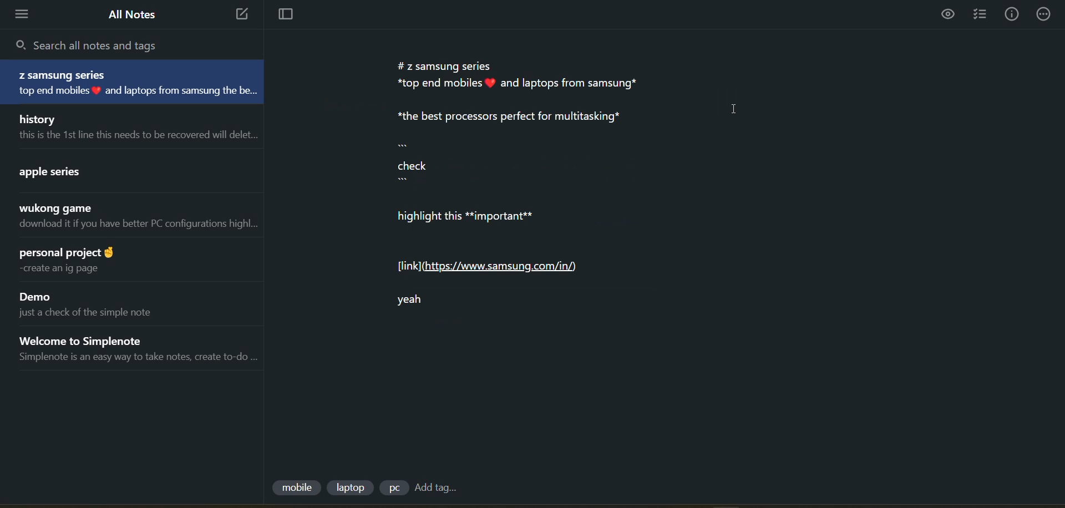 Image resolution: width=1065 pixels, height=508 pixels. Describe the element at coordinates (281, 16) in the screenshot. I see `toggle focus mode` at that location.